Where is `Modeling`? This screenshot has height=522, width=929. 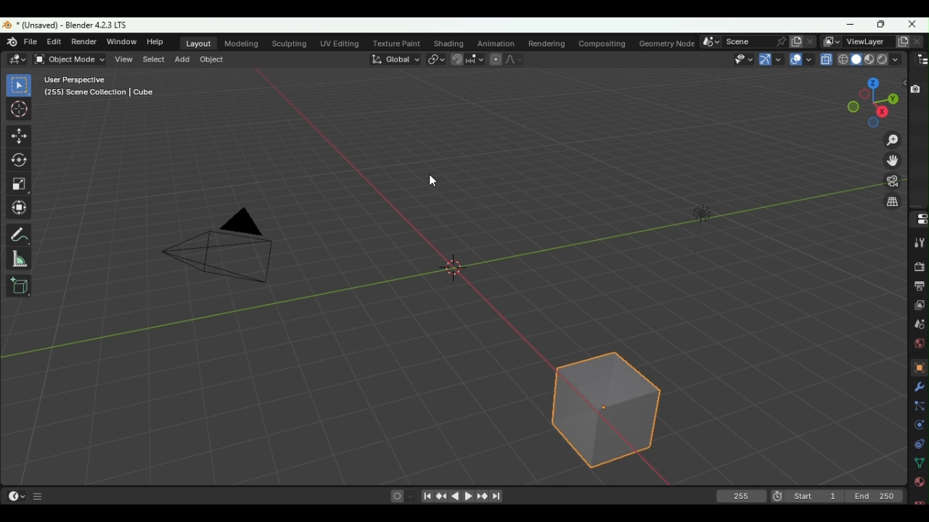
Modeling is located at coordinates (242, 44).